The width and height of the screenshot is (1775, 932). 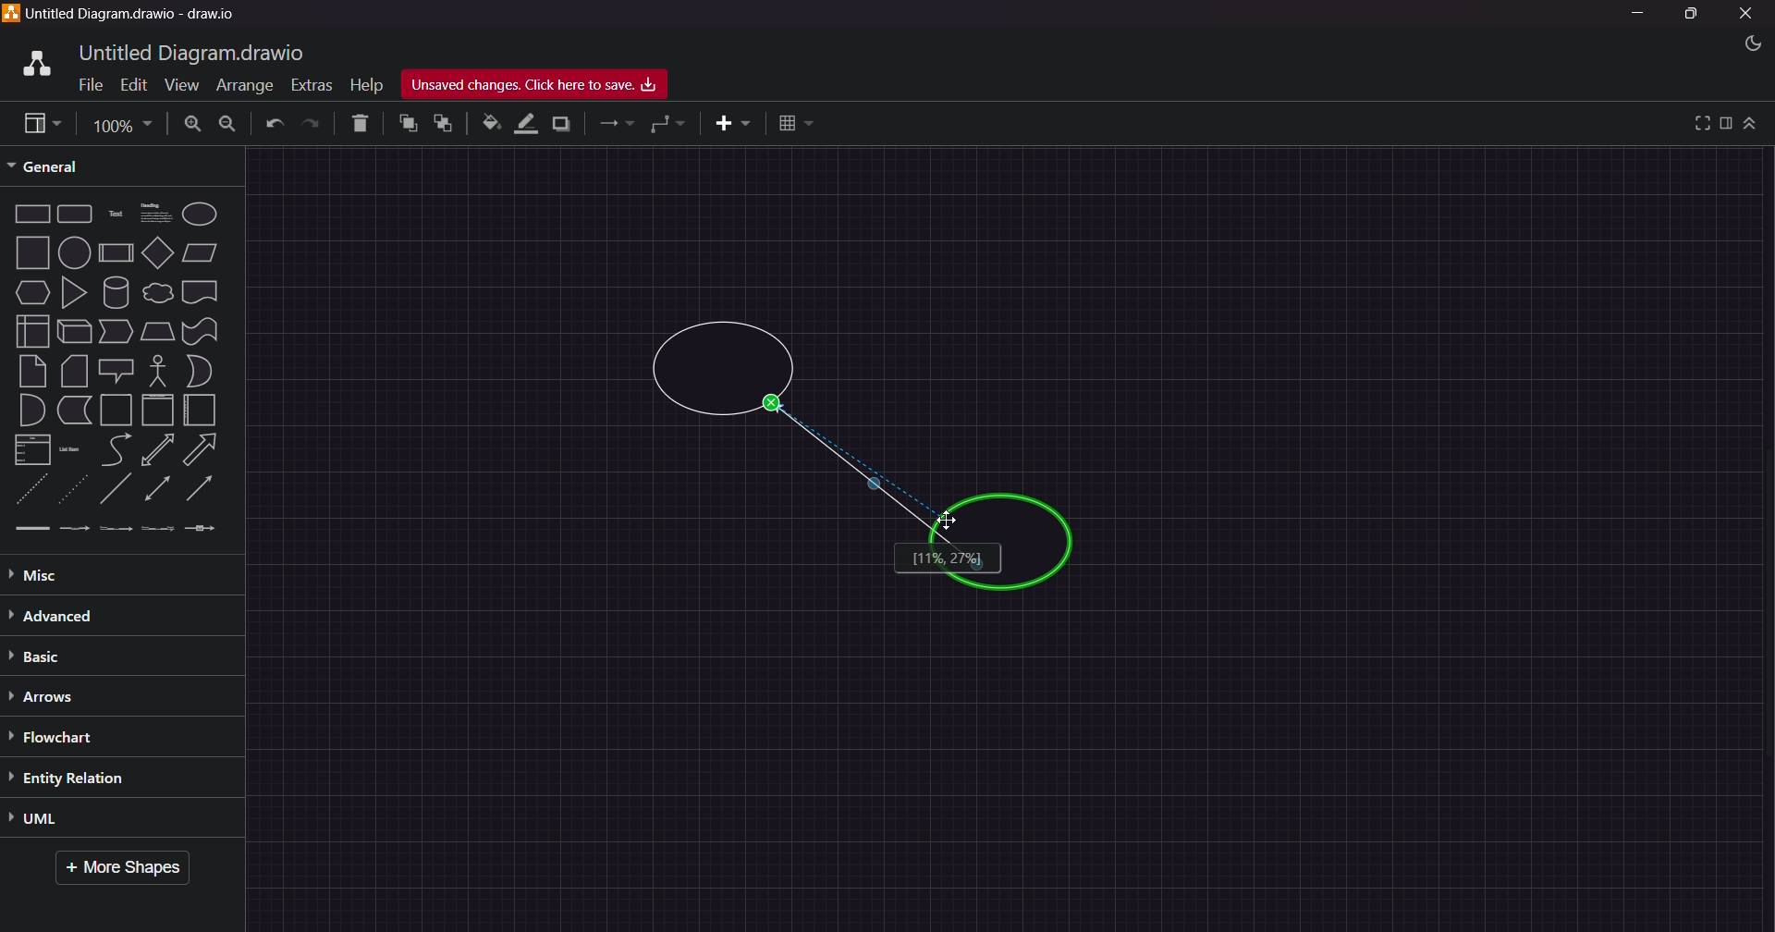 What do you see at coordinates (92, 615) in the screenshot?
I see `Advanced` at bounding box center [92, 615].